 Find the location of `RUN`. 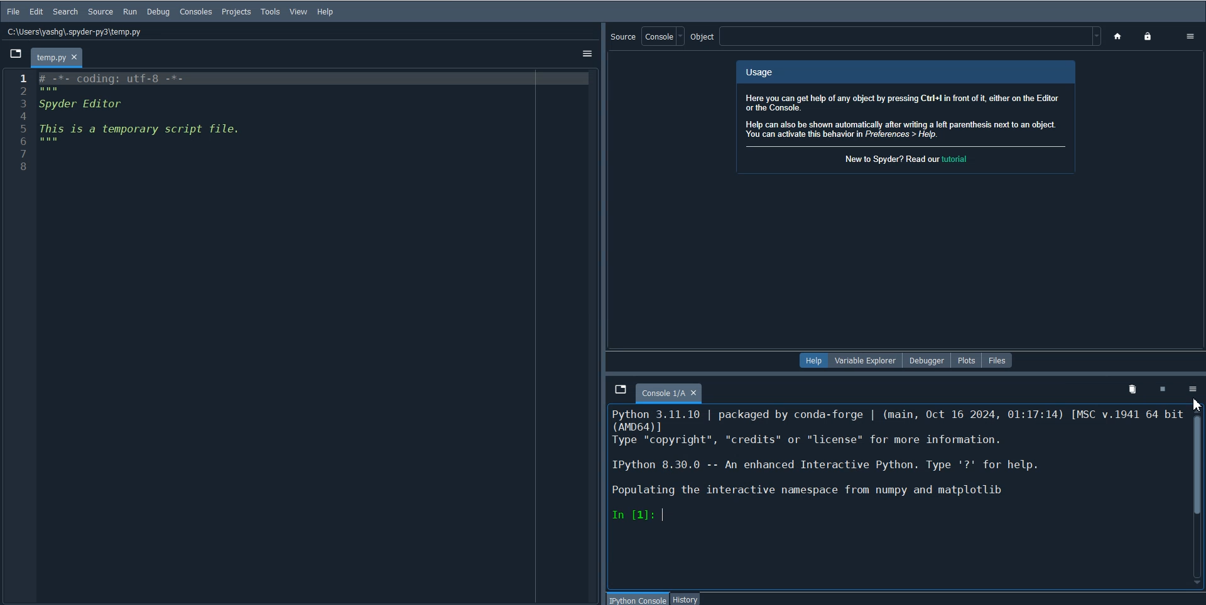

RUN is located at coordinates (129, 11).